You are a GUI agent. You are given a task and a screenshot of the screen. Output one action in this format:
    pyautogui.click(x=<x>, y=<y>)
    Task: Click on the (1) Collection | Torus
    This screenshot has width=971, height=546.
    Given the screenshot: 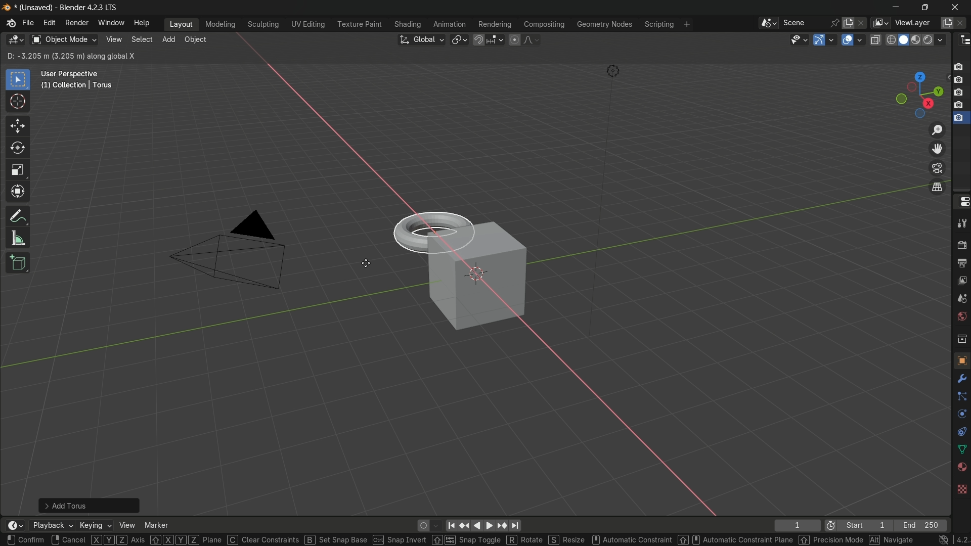 What is the action you would take?
    pyautogui.click(x=75, y=86)
    